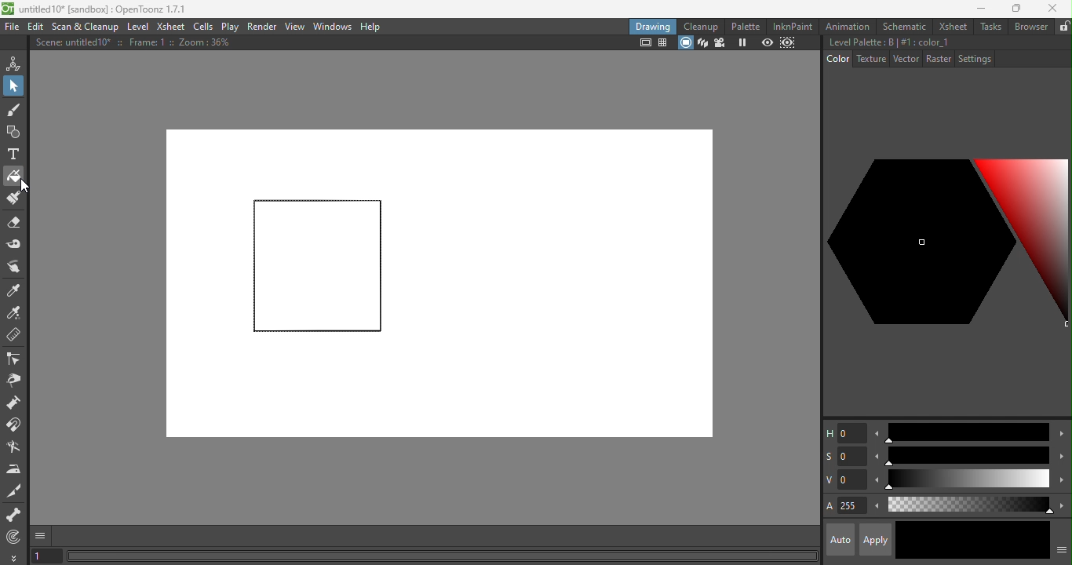 Image resolution: width=1072 pixels, height=565 pixels. What do you see at coordinates (17, 491) in the screenshot?
I see `Cutter tool` at bounding box center [17, 491].